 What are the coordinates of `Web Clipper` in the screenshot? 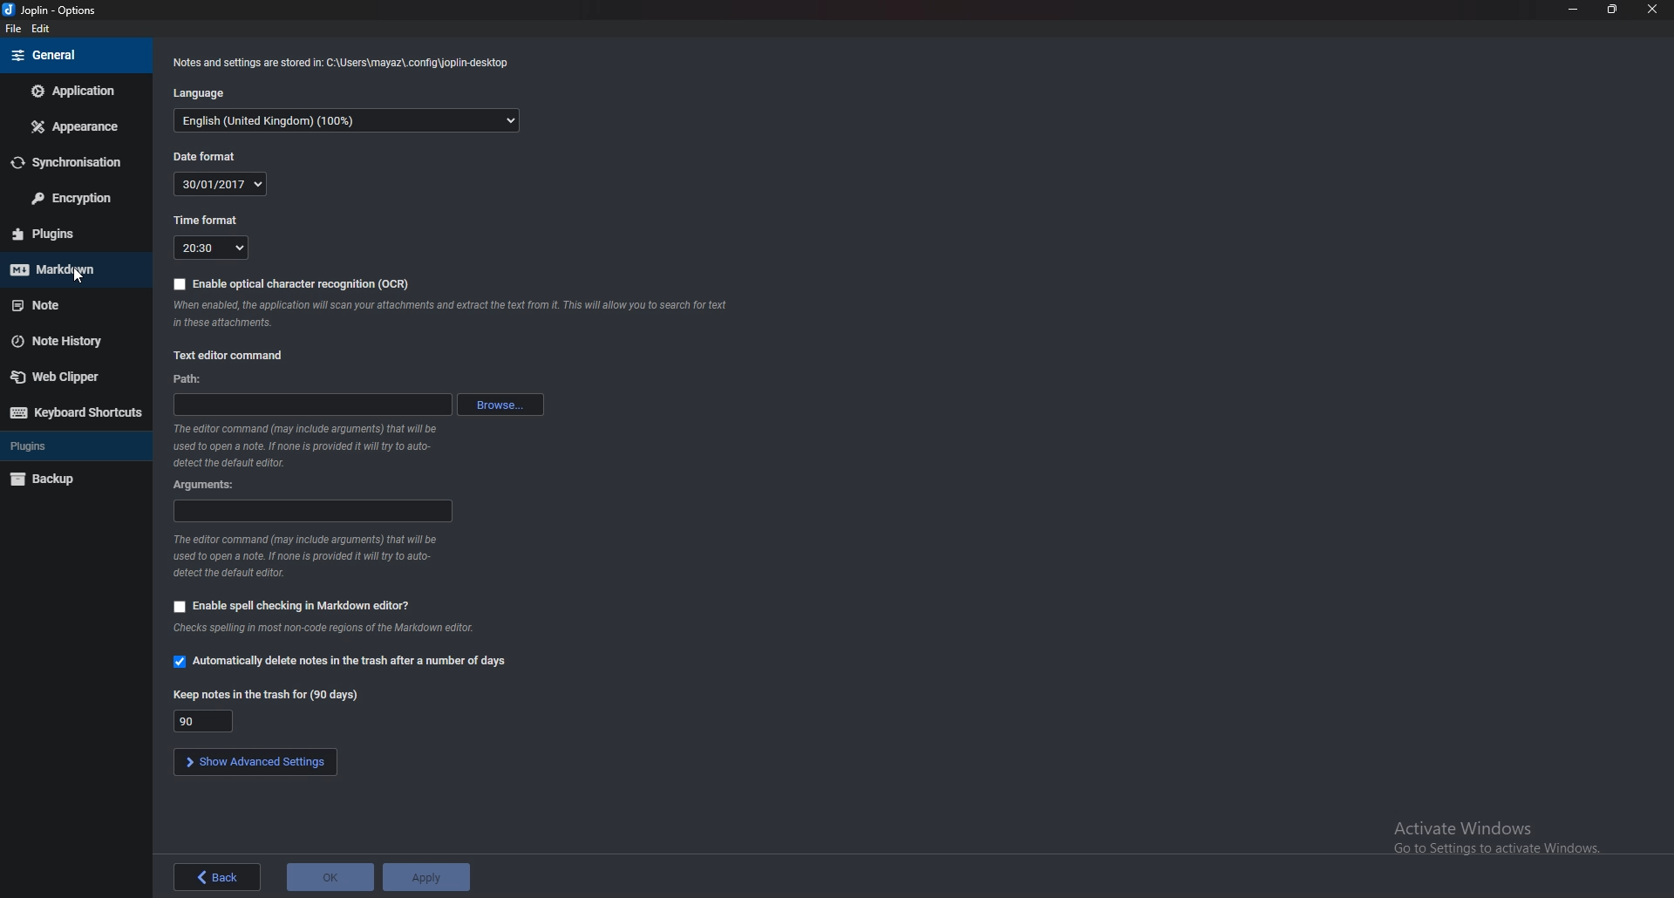 It's located at (71, 377).